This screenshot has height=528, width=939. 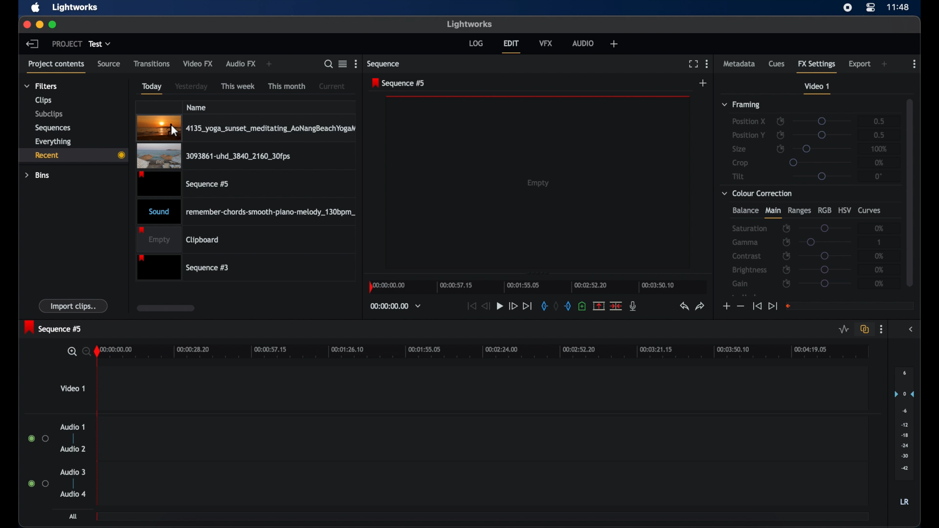 I want to click on enable/disbale keyframes, so click(x=787, y=227).